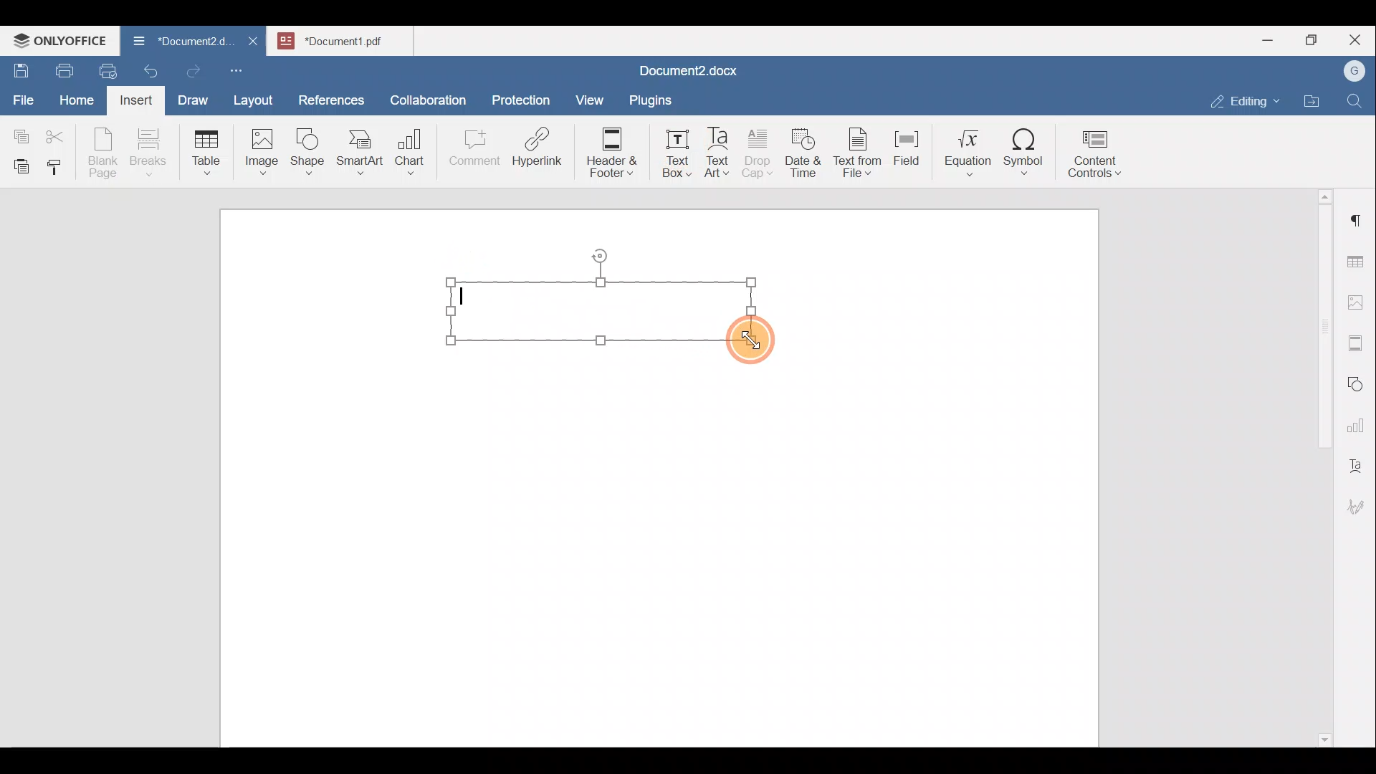  I want to click on Find, so click(1356, 102).